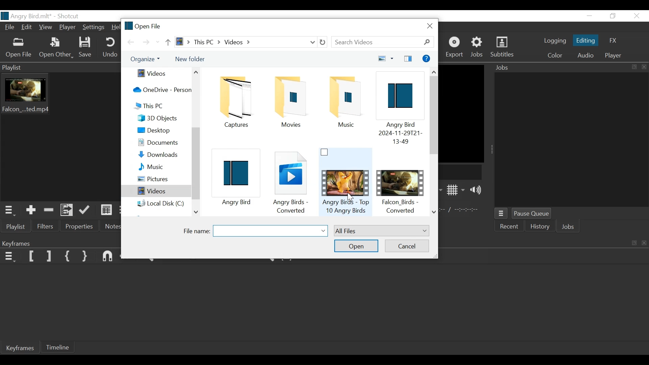 The height and width of the screenshot is (365, 649). What do you see at coordinates (68, 27) in the screenshot?
I see `Player` at bounding box center [68, 27].